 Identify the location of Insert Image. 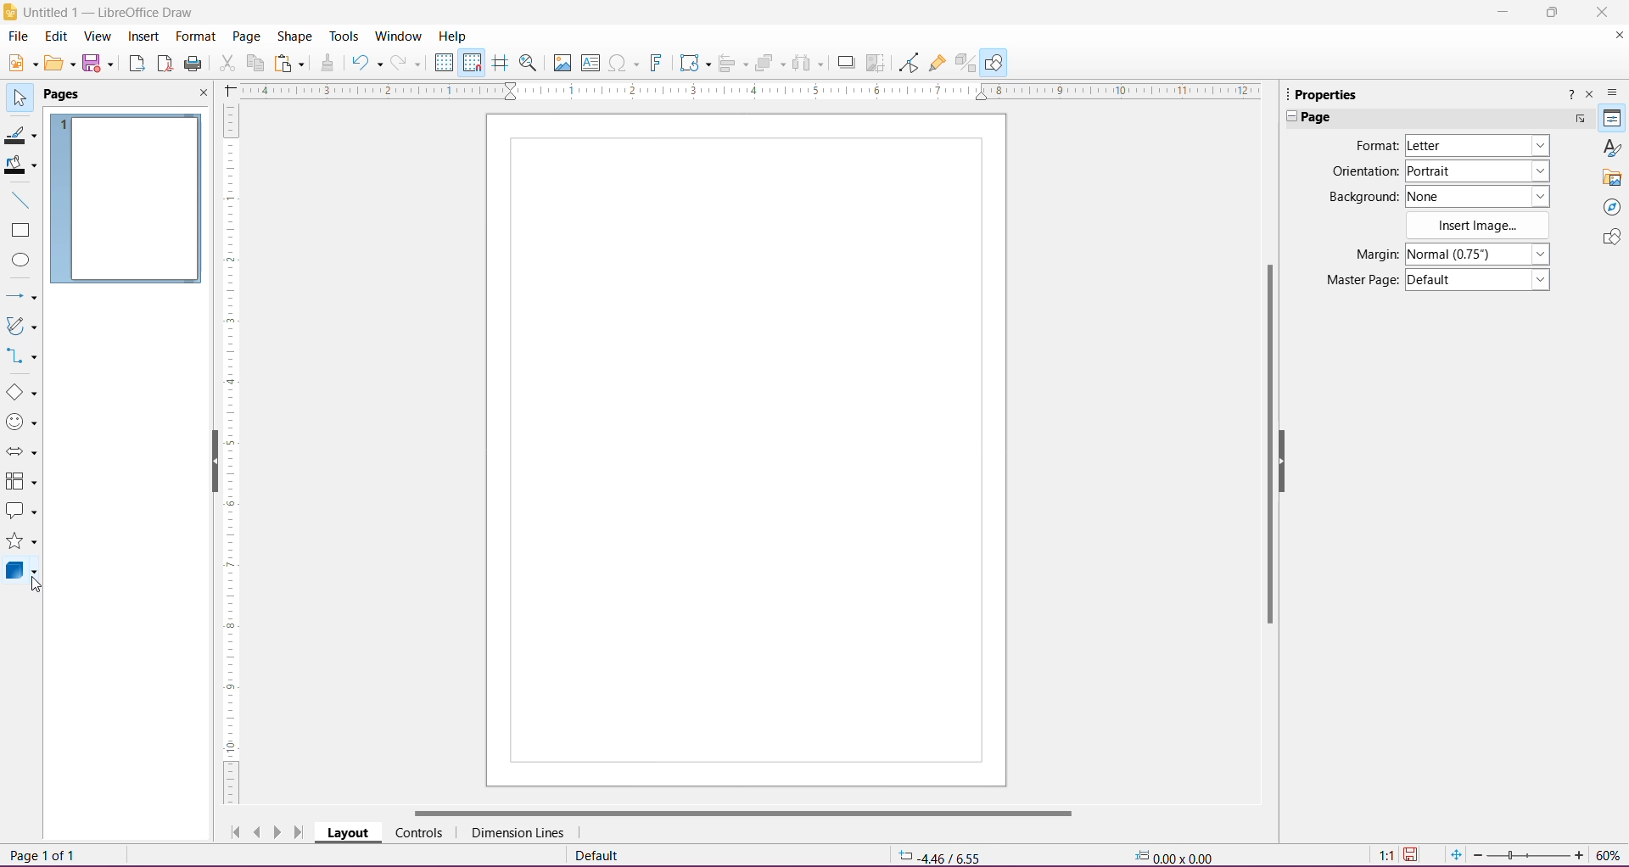
(1481, 226).